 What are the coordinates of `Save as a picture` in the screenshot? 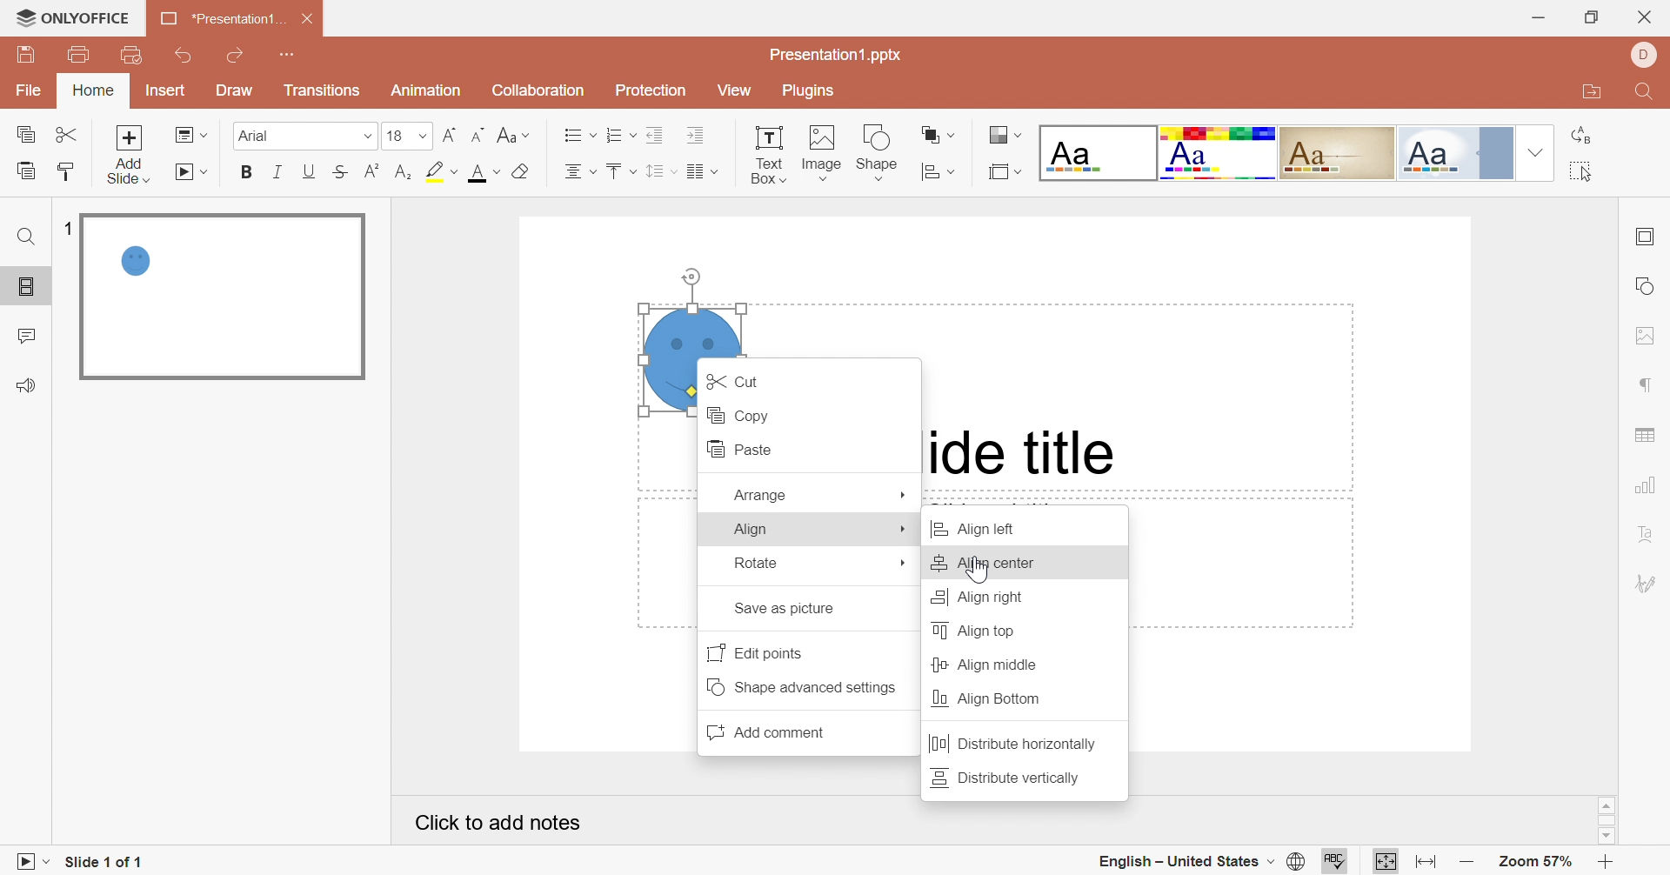 It's located at (792, 609).